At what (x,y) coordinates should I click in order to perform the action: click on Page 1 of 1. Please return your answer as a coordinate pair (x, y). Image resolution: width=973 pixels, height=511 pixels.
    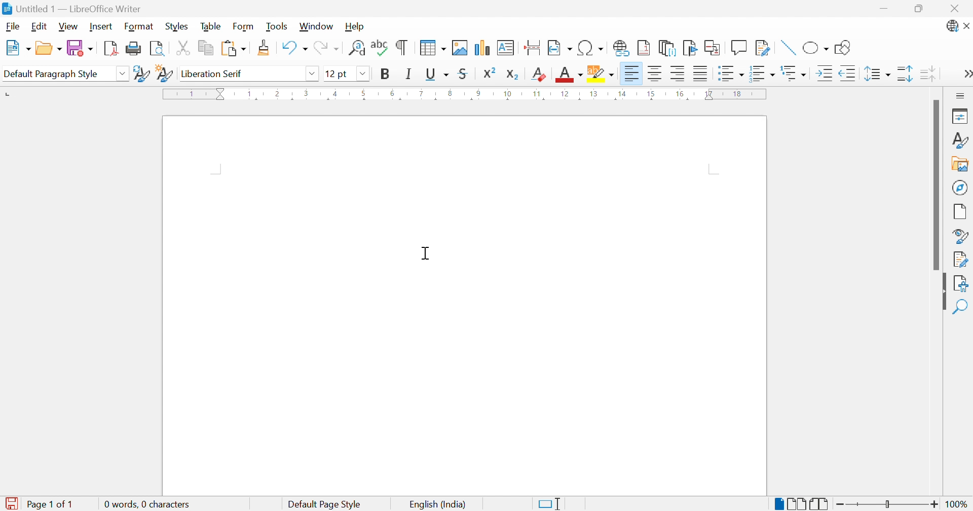
    Looking at the image, I should click on (40, 504).